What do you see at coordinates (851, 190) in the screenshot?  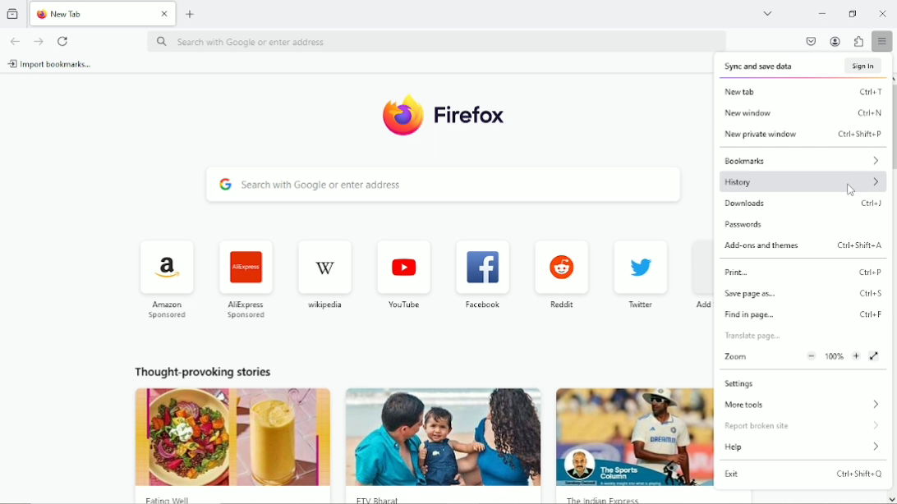 I see `cursor` at bounding box center [851, 190].